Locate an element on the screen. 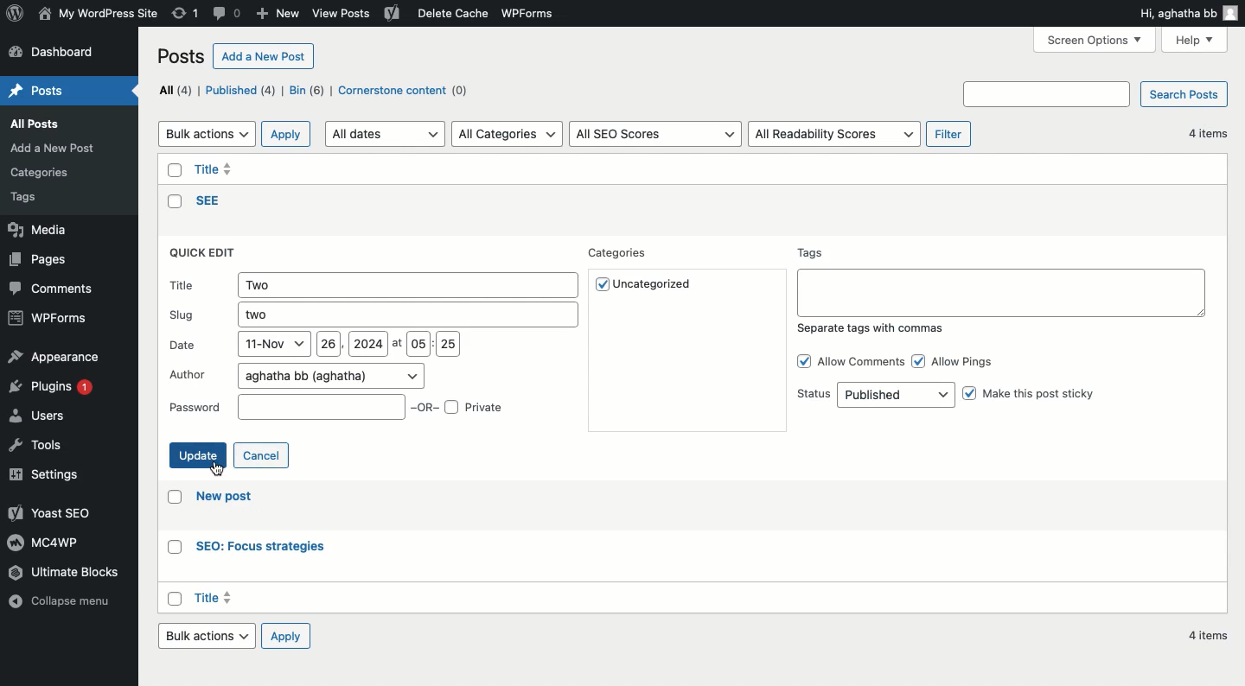  checkbox is located at coordinates (170, 548).